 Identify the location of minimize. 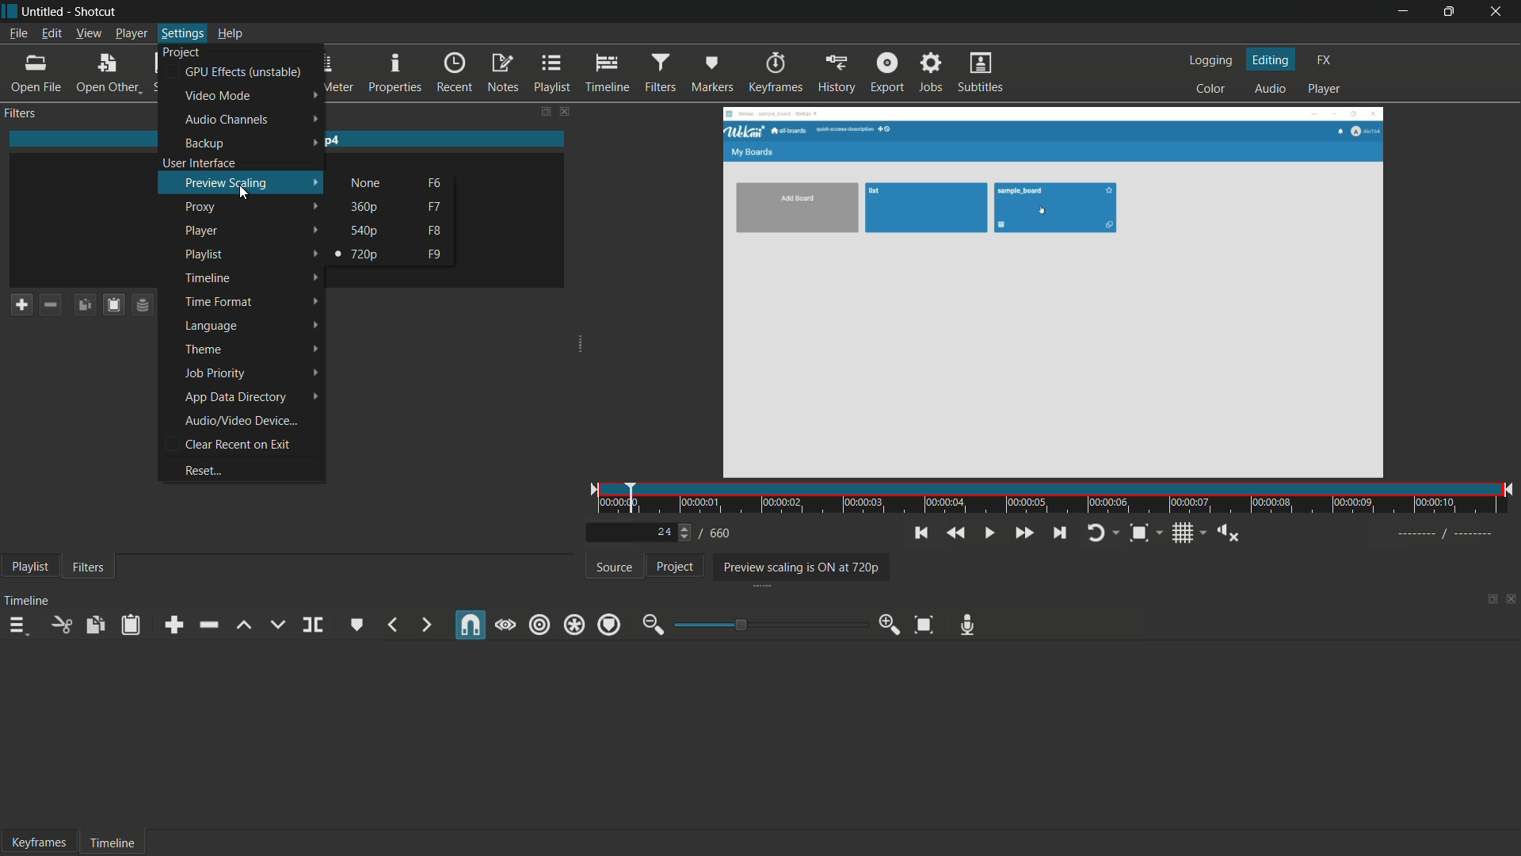
(1403, 11).